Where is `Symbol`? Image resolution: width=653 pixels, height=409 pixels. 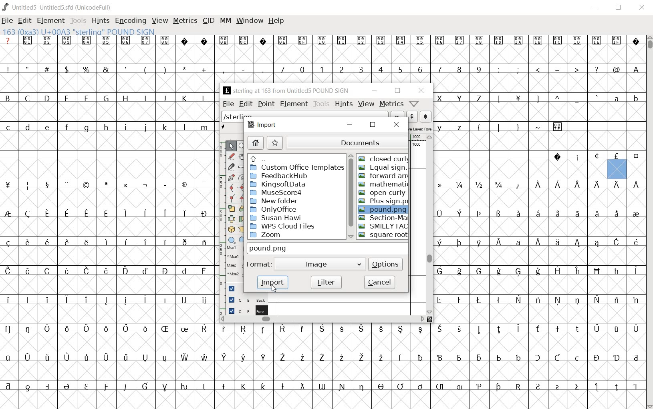
Symbol is located at coordinates (460, 358).